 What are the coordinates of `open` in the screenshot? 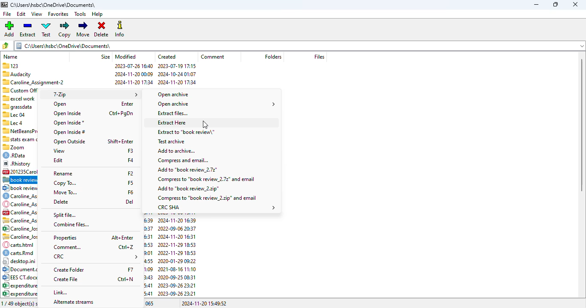 It's located at (60, 104).